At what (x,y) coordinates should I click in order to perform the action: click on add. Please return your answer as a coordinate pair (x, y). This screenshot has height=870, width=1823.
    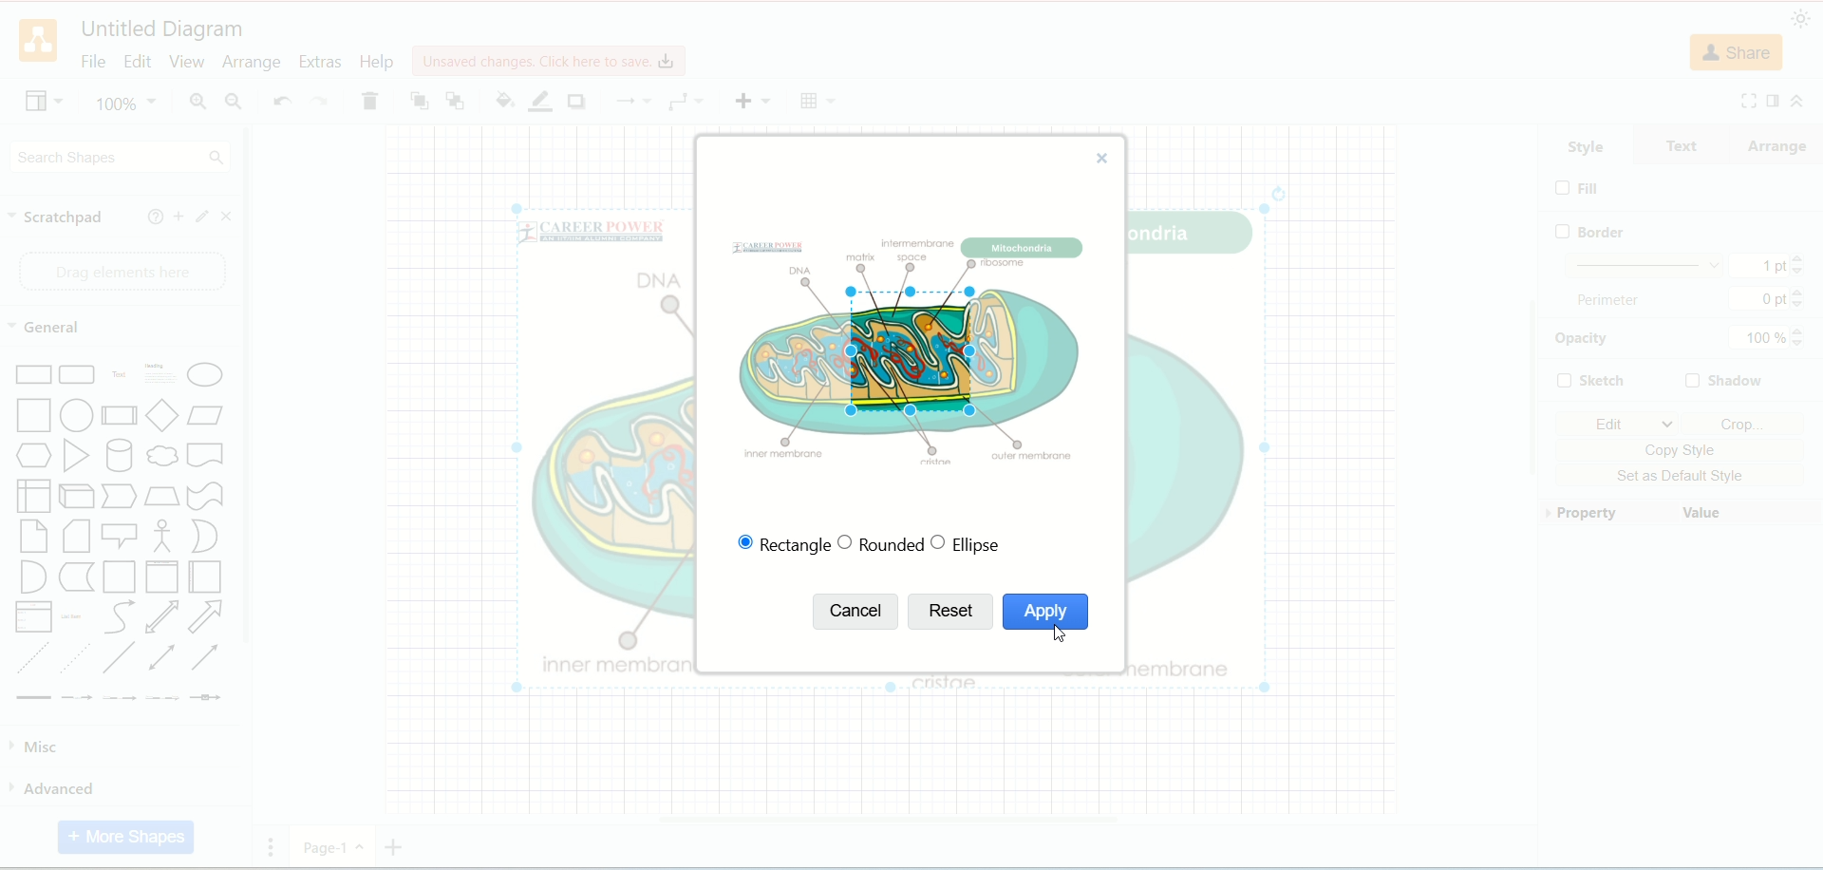
    Looking at the image, I should click on (179, 215).